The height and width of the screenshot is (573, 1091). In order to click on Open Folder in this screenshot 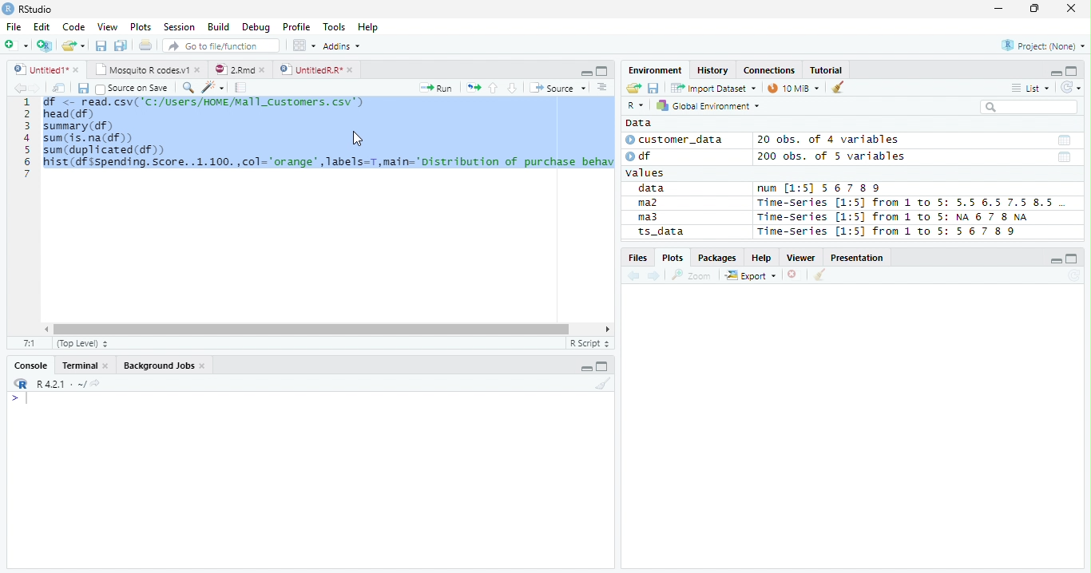, I will do `click(74, 45)`.